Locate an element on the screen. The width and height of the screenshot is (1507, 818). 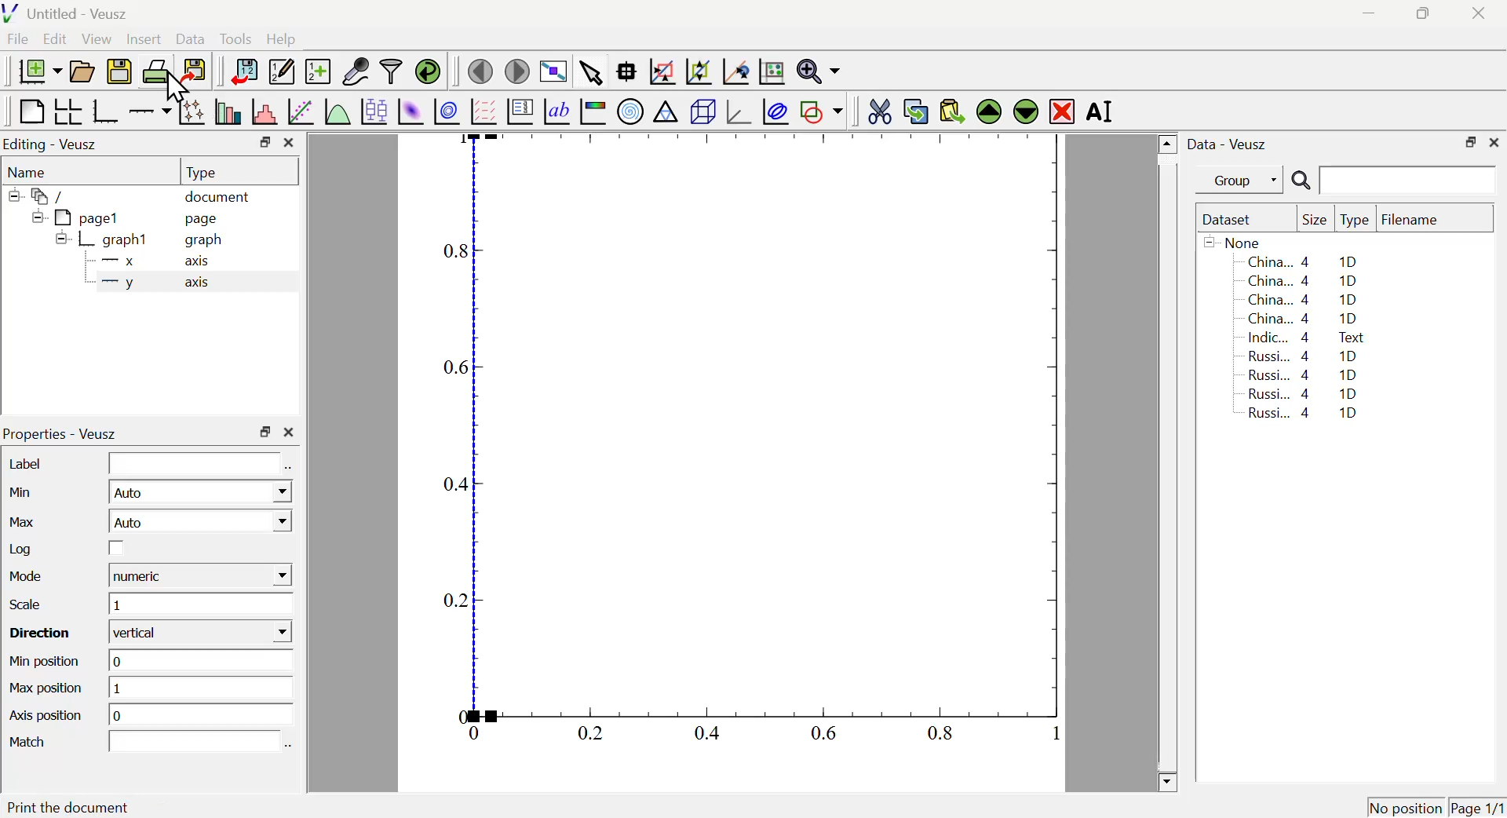
X axis is located at coordinates (148, 261).